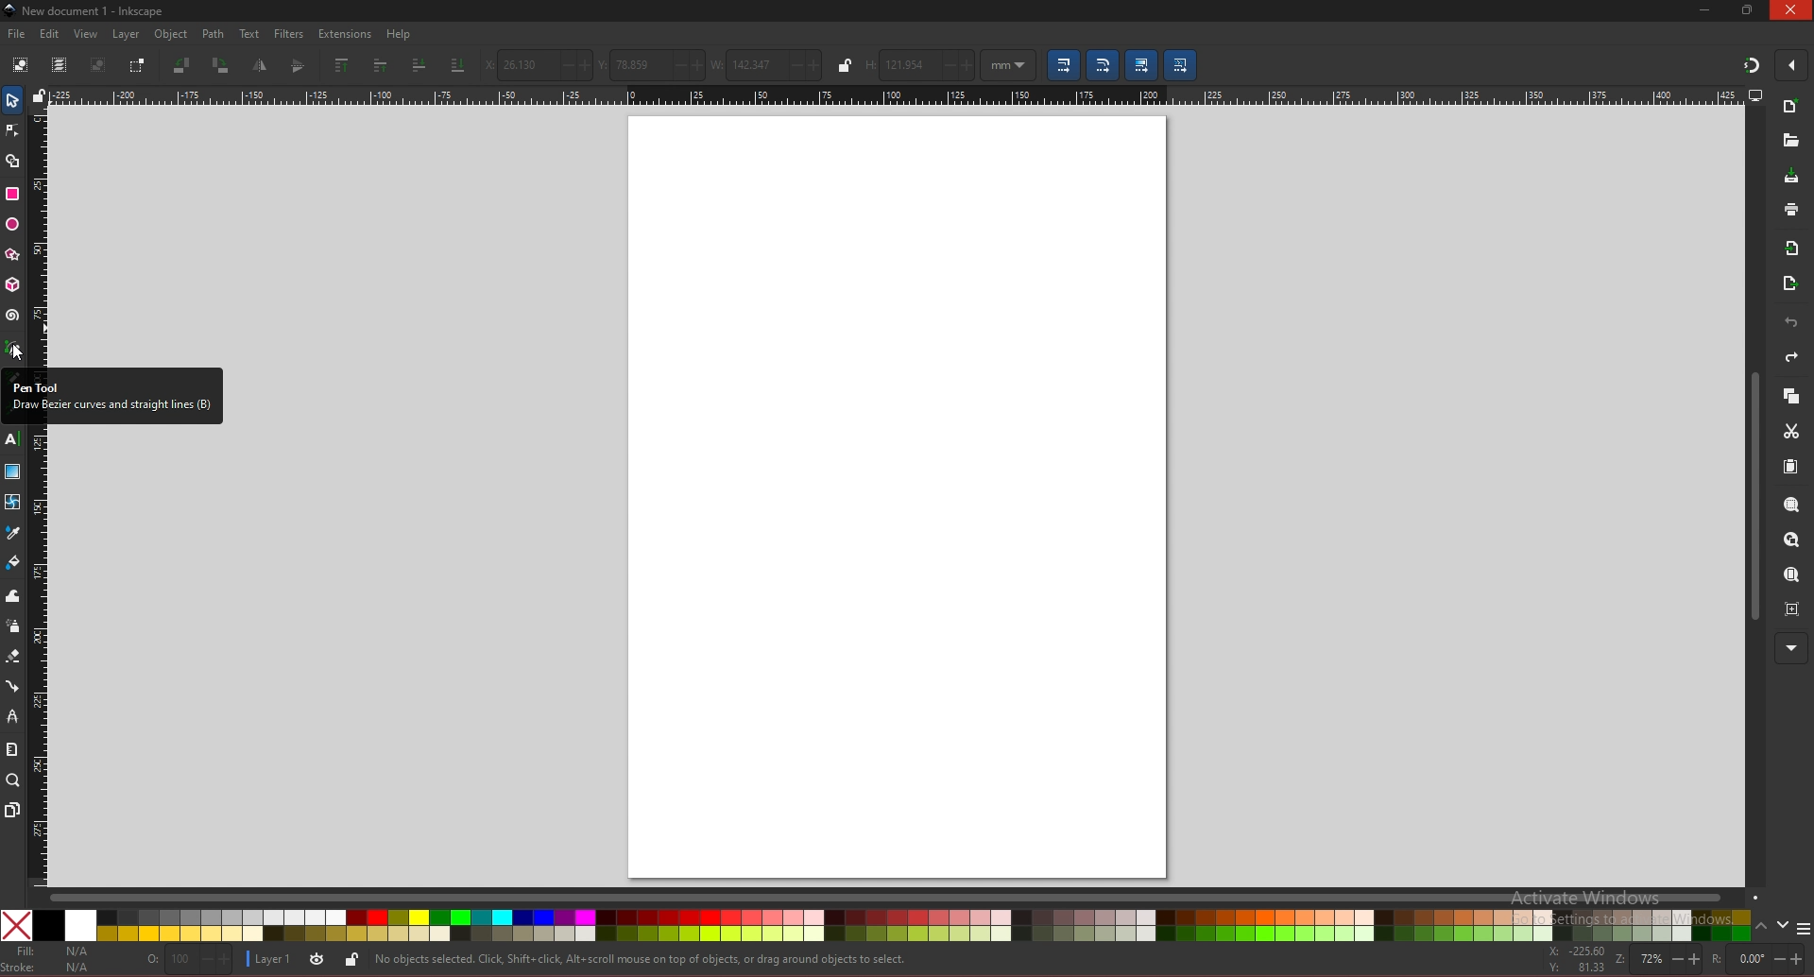 Image resolution: width=1814 pixels, height=977 pixels. I want to click on stars and polygons, so click(13, 255).